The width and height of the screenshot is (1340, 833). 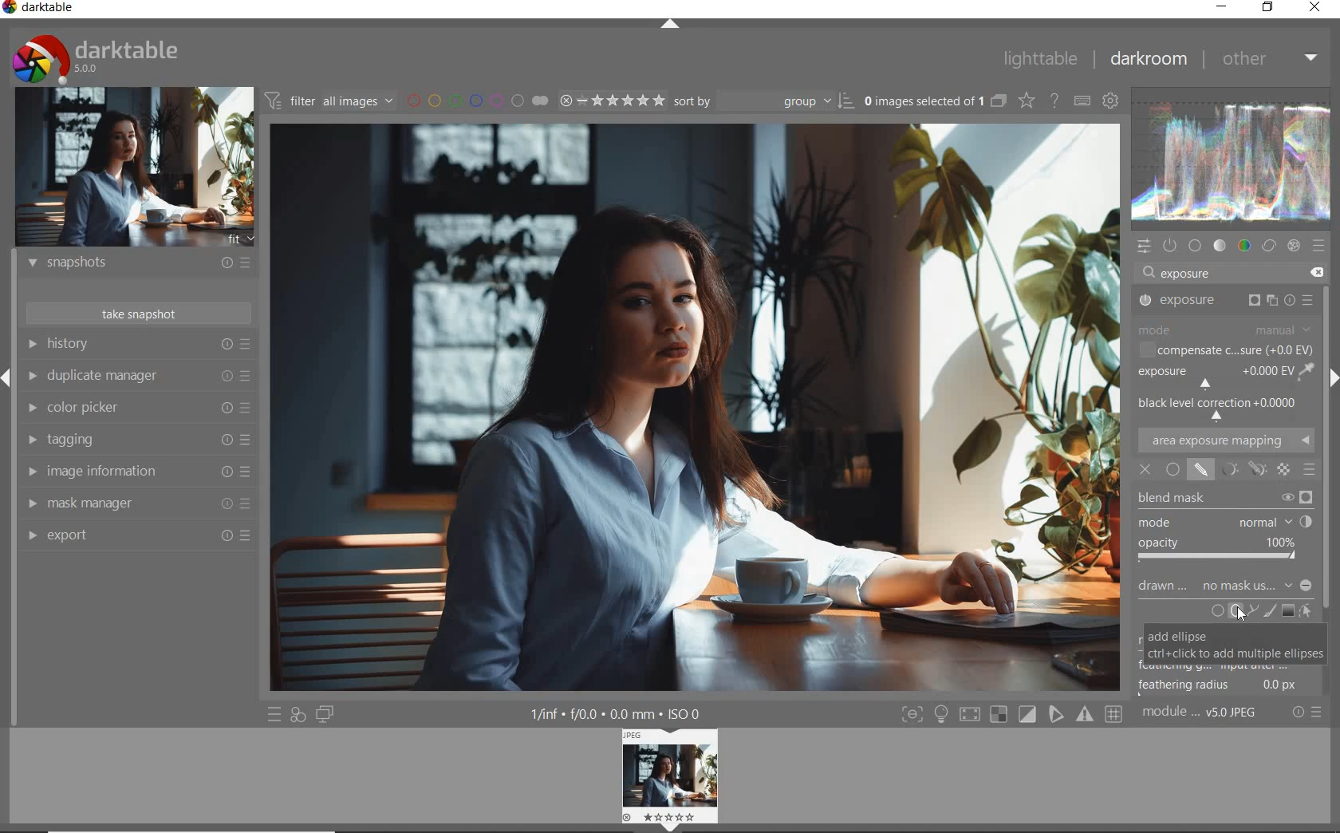 I want to click on quick access for applying any of your styles, so click(x=297, y=716).